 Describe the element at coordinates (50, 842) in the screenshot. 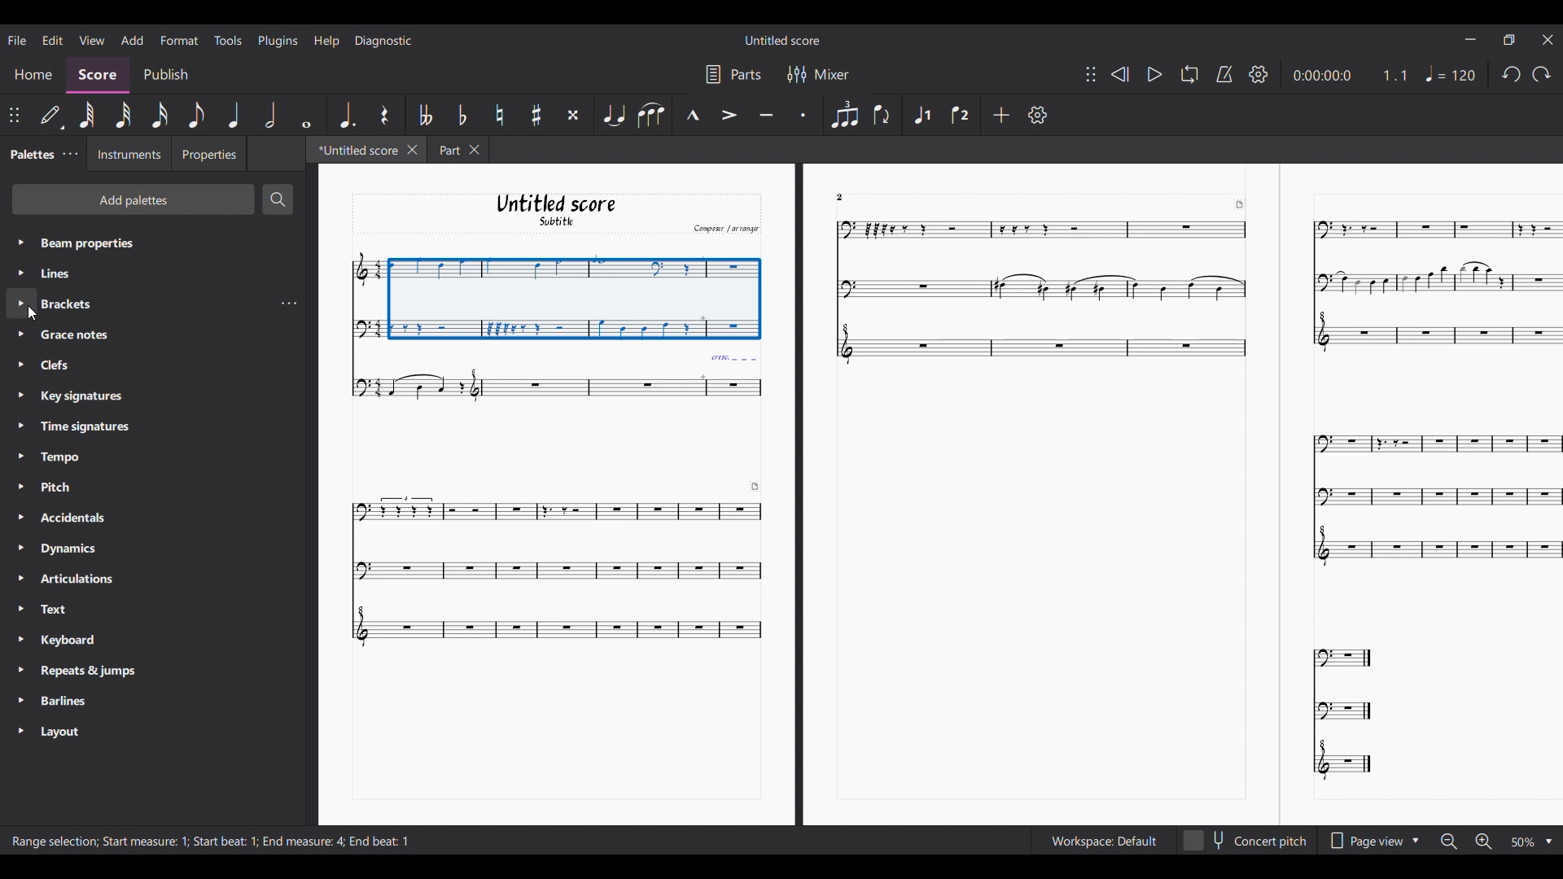

I see `range selection ;` at that location.